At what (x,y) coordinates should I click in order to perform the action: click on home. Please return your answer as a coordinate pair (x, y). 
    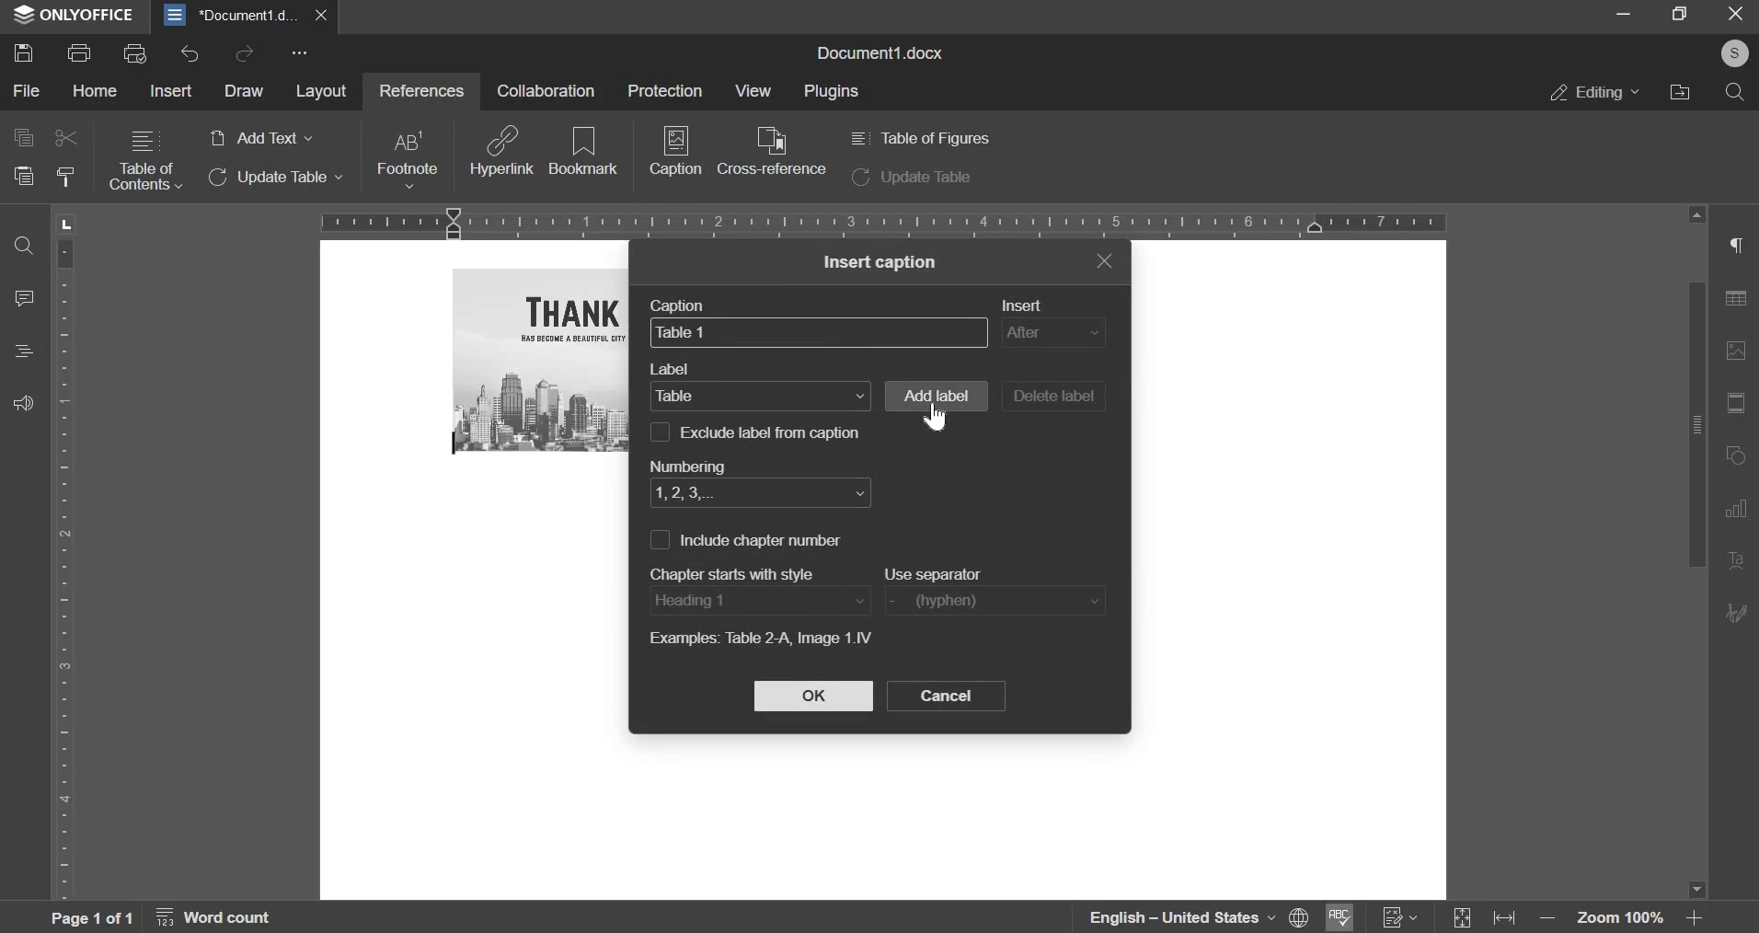
    Looking at the image, I should click on (96, 91).